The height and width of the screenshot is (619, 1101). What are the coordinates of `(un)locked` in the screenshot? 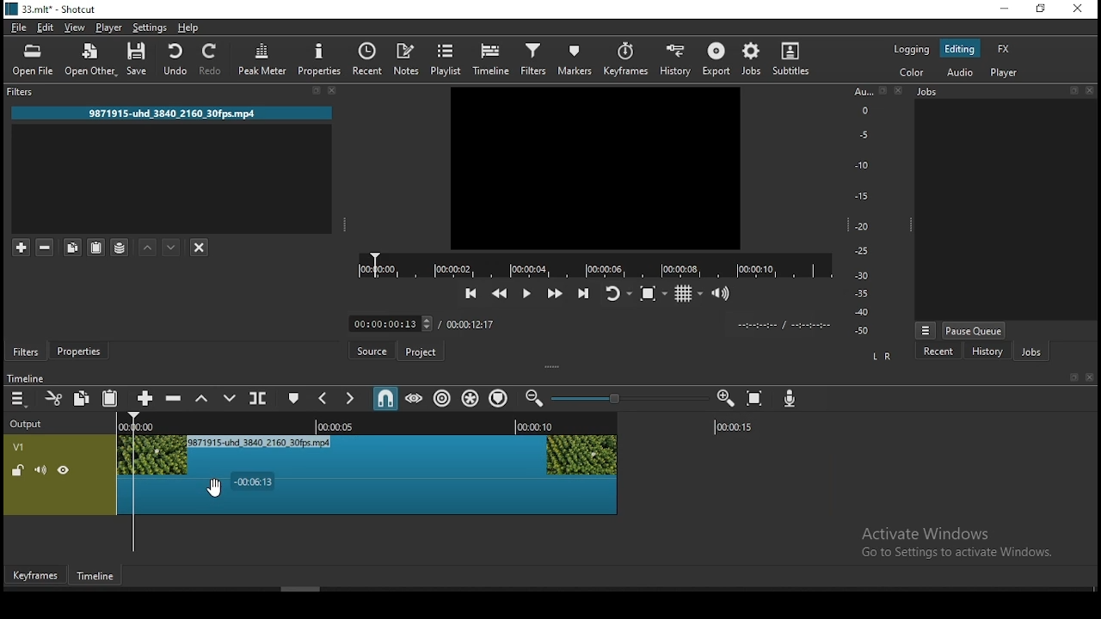 It's located at (19, 471).